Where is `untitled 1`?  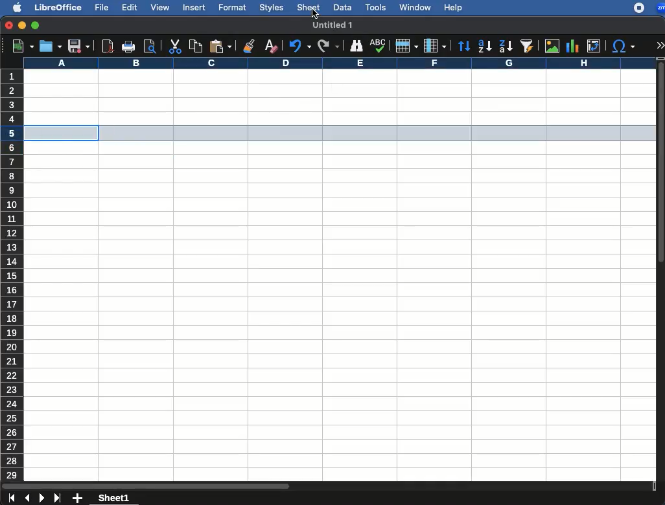
untitled 1 is located at coordinates (333, 24).